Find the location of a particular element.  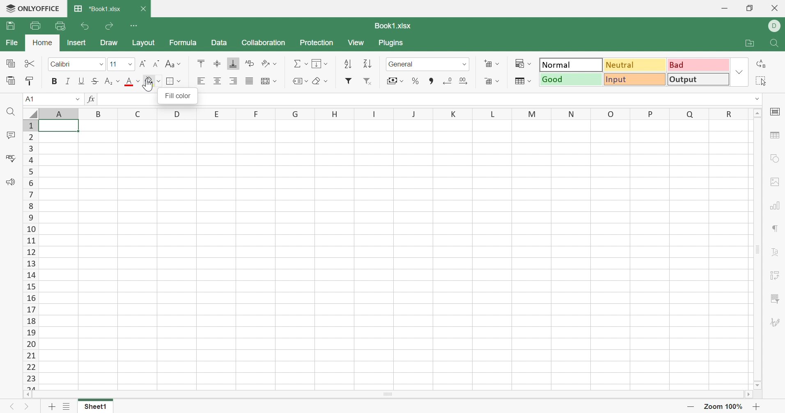

Layout is located at coordinates (143, 42).